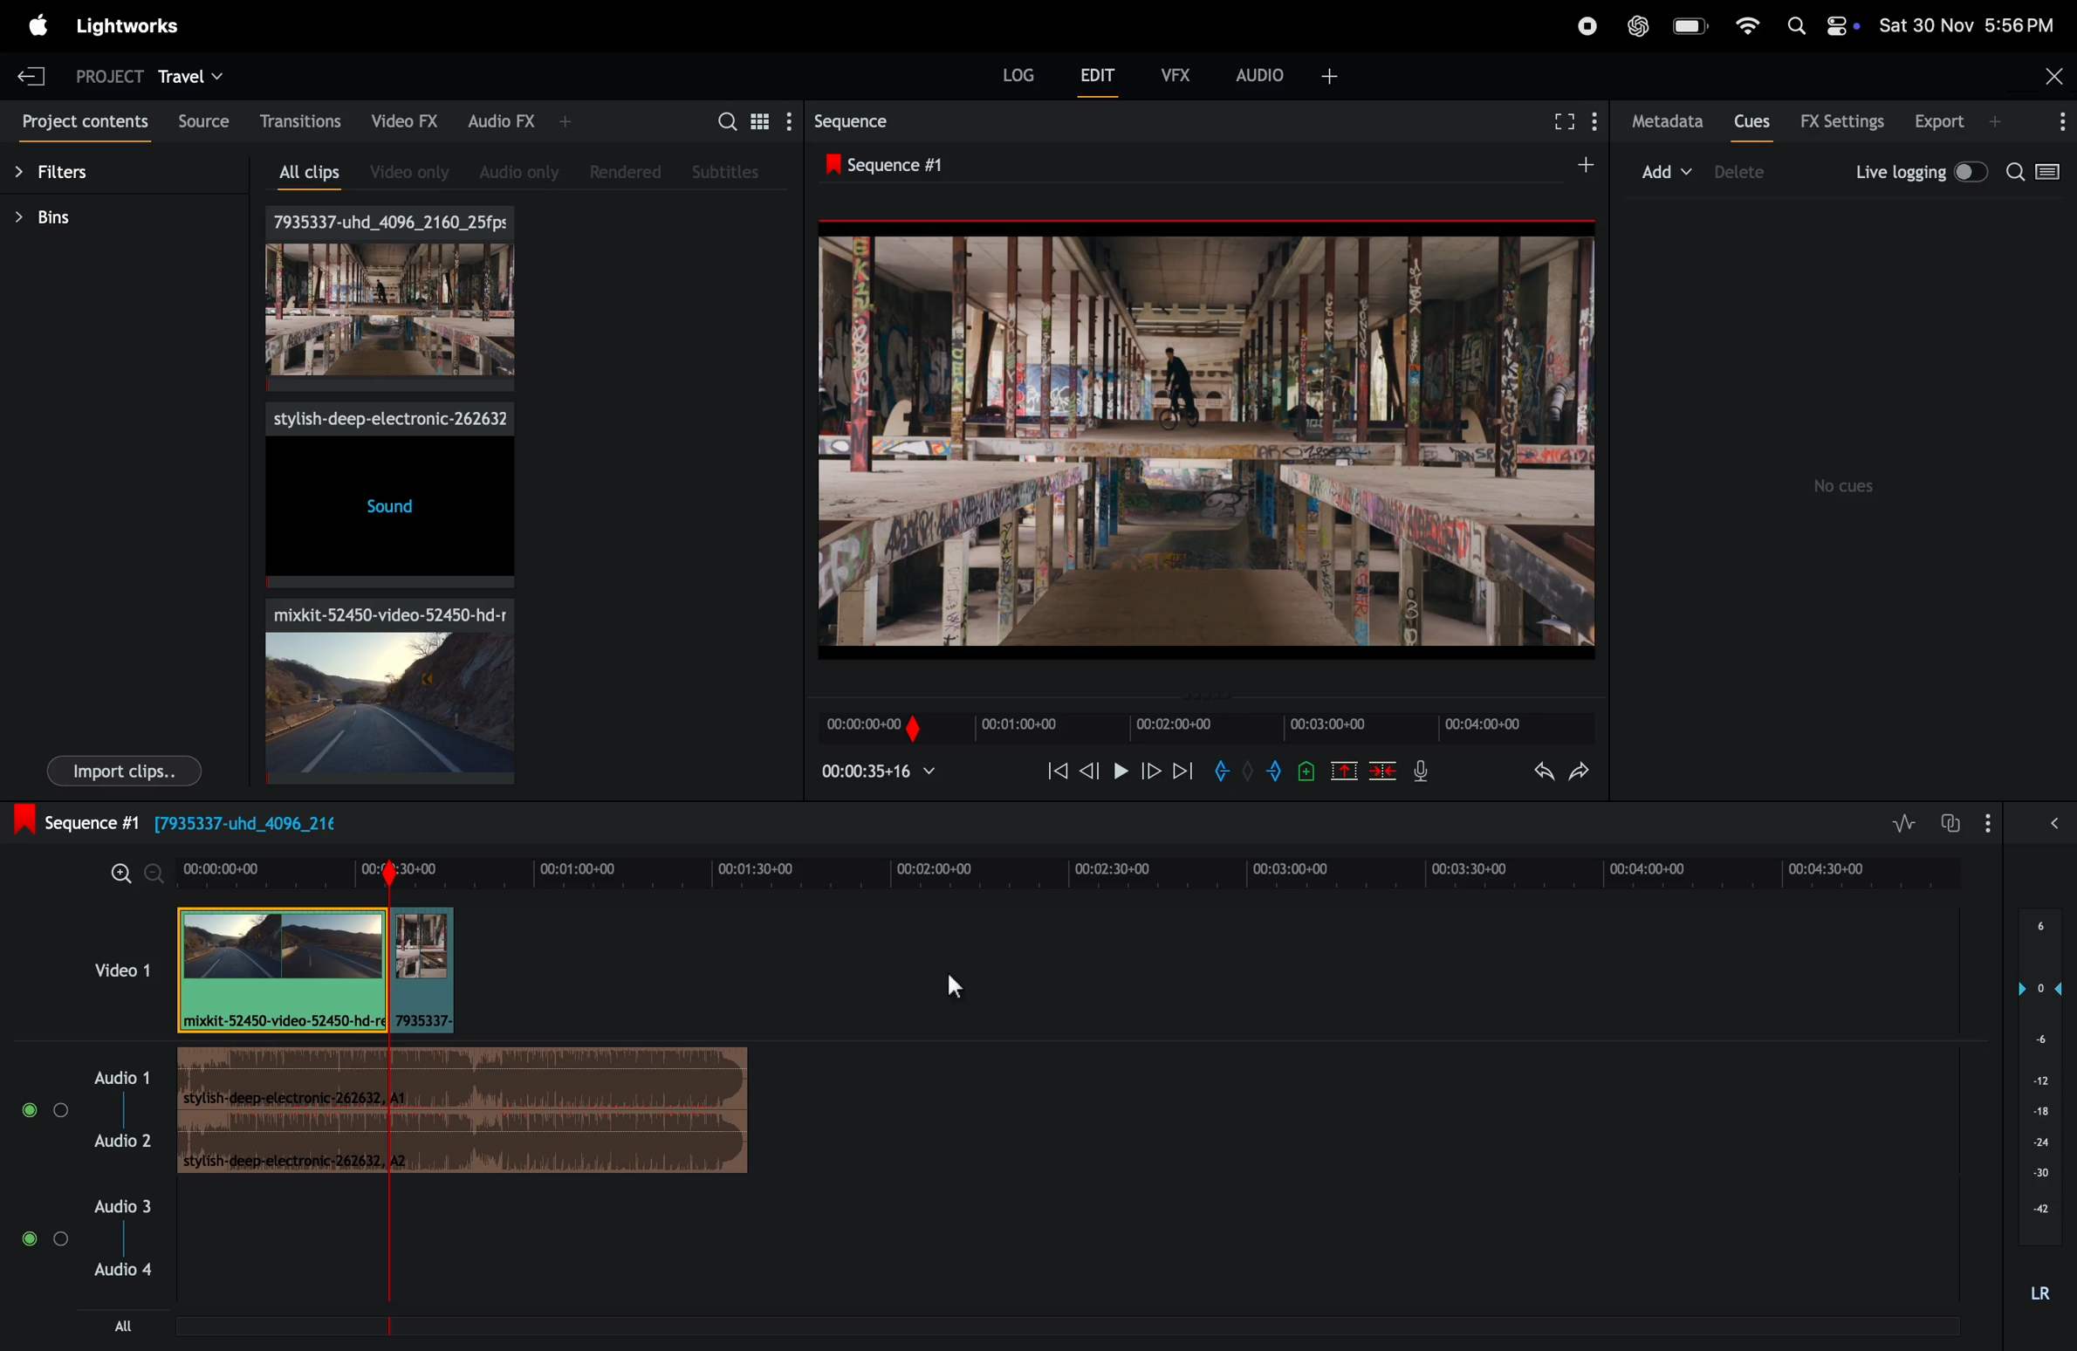 This screenshot has height=1351, width=2077. I want to click on video only, so click(401, 173).